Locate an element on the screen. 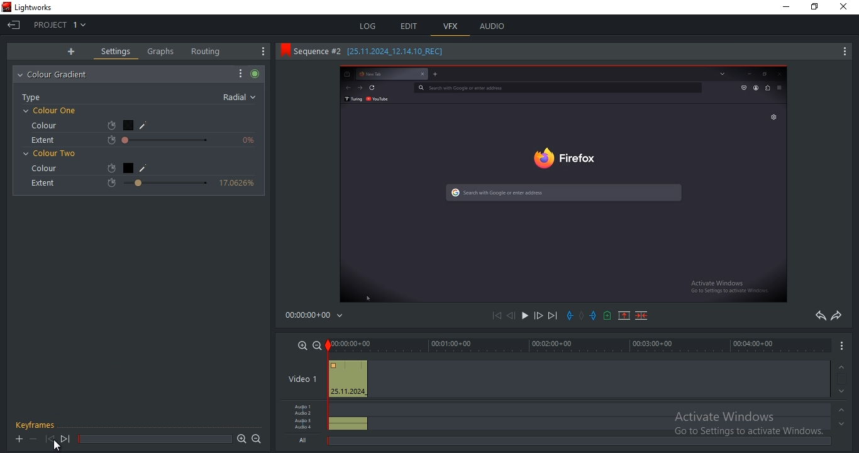 This screenshot has width=859, height=453. Audio clip is located at coordinates (350, 428).